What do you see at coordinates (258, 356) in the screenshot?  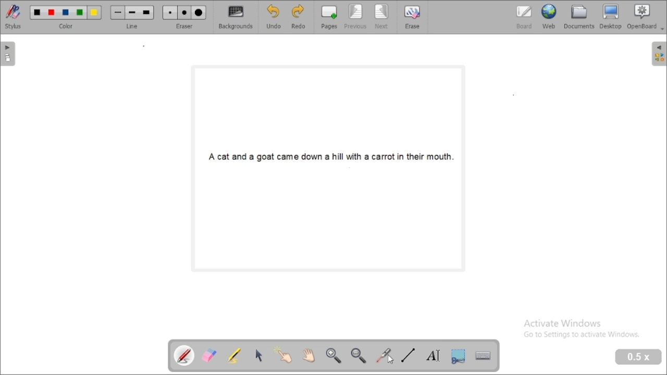 I see `select and modify objects` at bounding box center [258, 356].